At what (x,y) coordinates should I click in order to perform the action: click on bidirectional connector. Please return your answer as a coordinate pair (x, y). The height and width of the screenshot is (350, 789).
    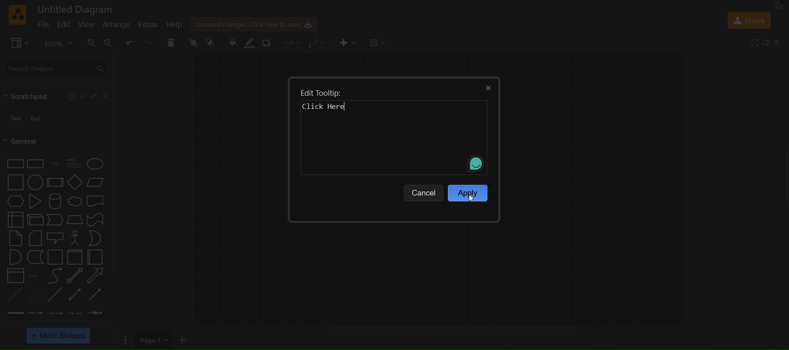
    Looking at the image, I should click on (75, 294).